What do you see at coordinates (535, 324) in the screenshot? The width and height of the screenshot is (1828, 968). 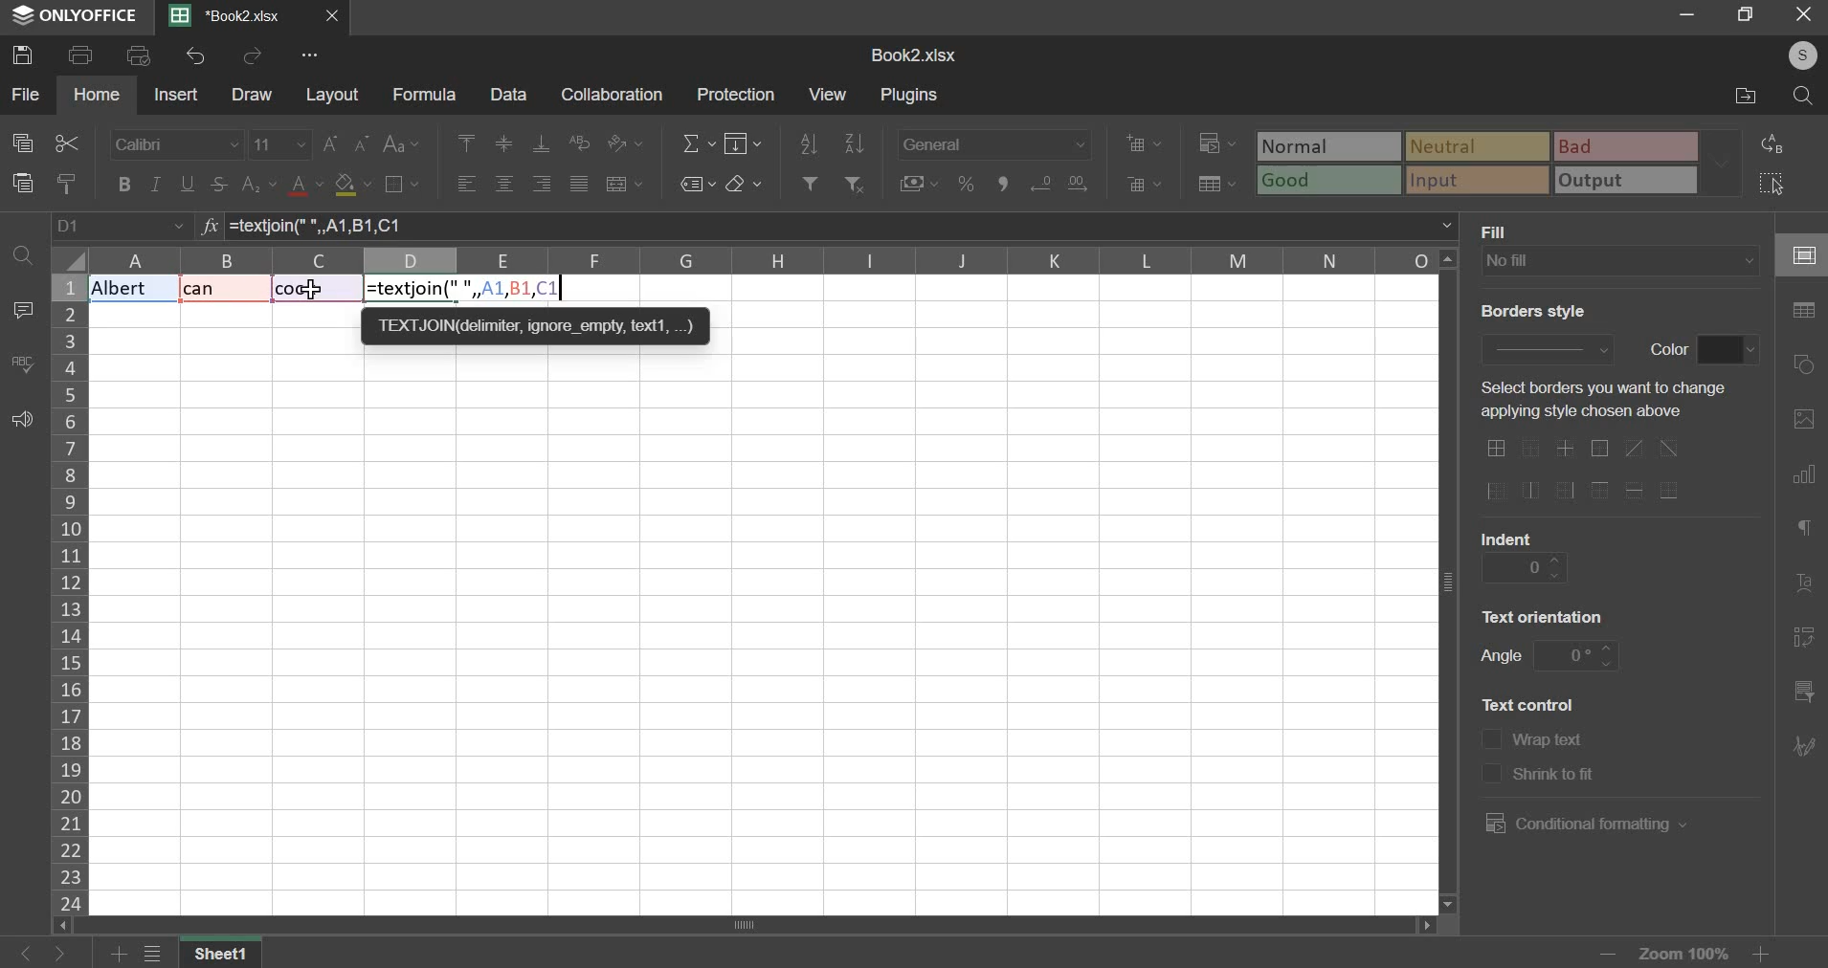 I see `TEXTJON deter, ignore empty text,` at bounding box center [535, 324].